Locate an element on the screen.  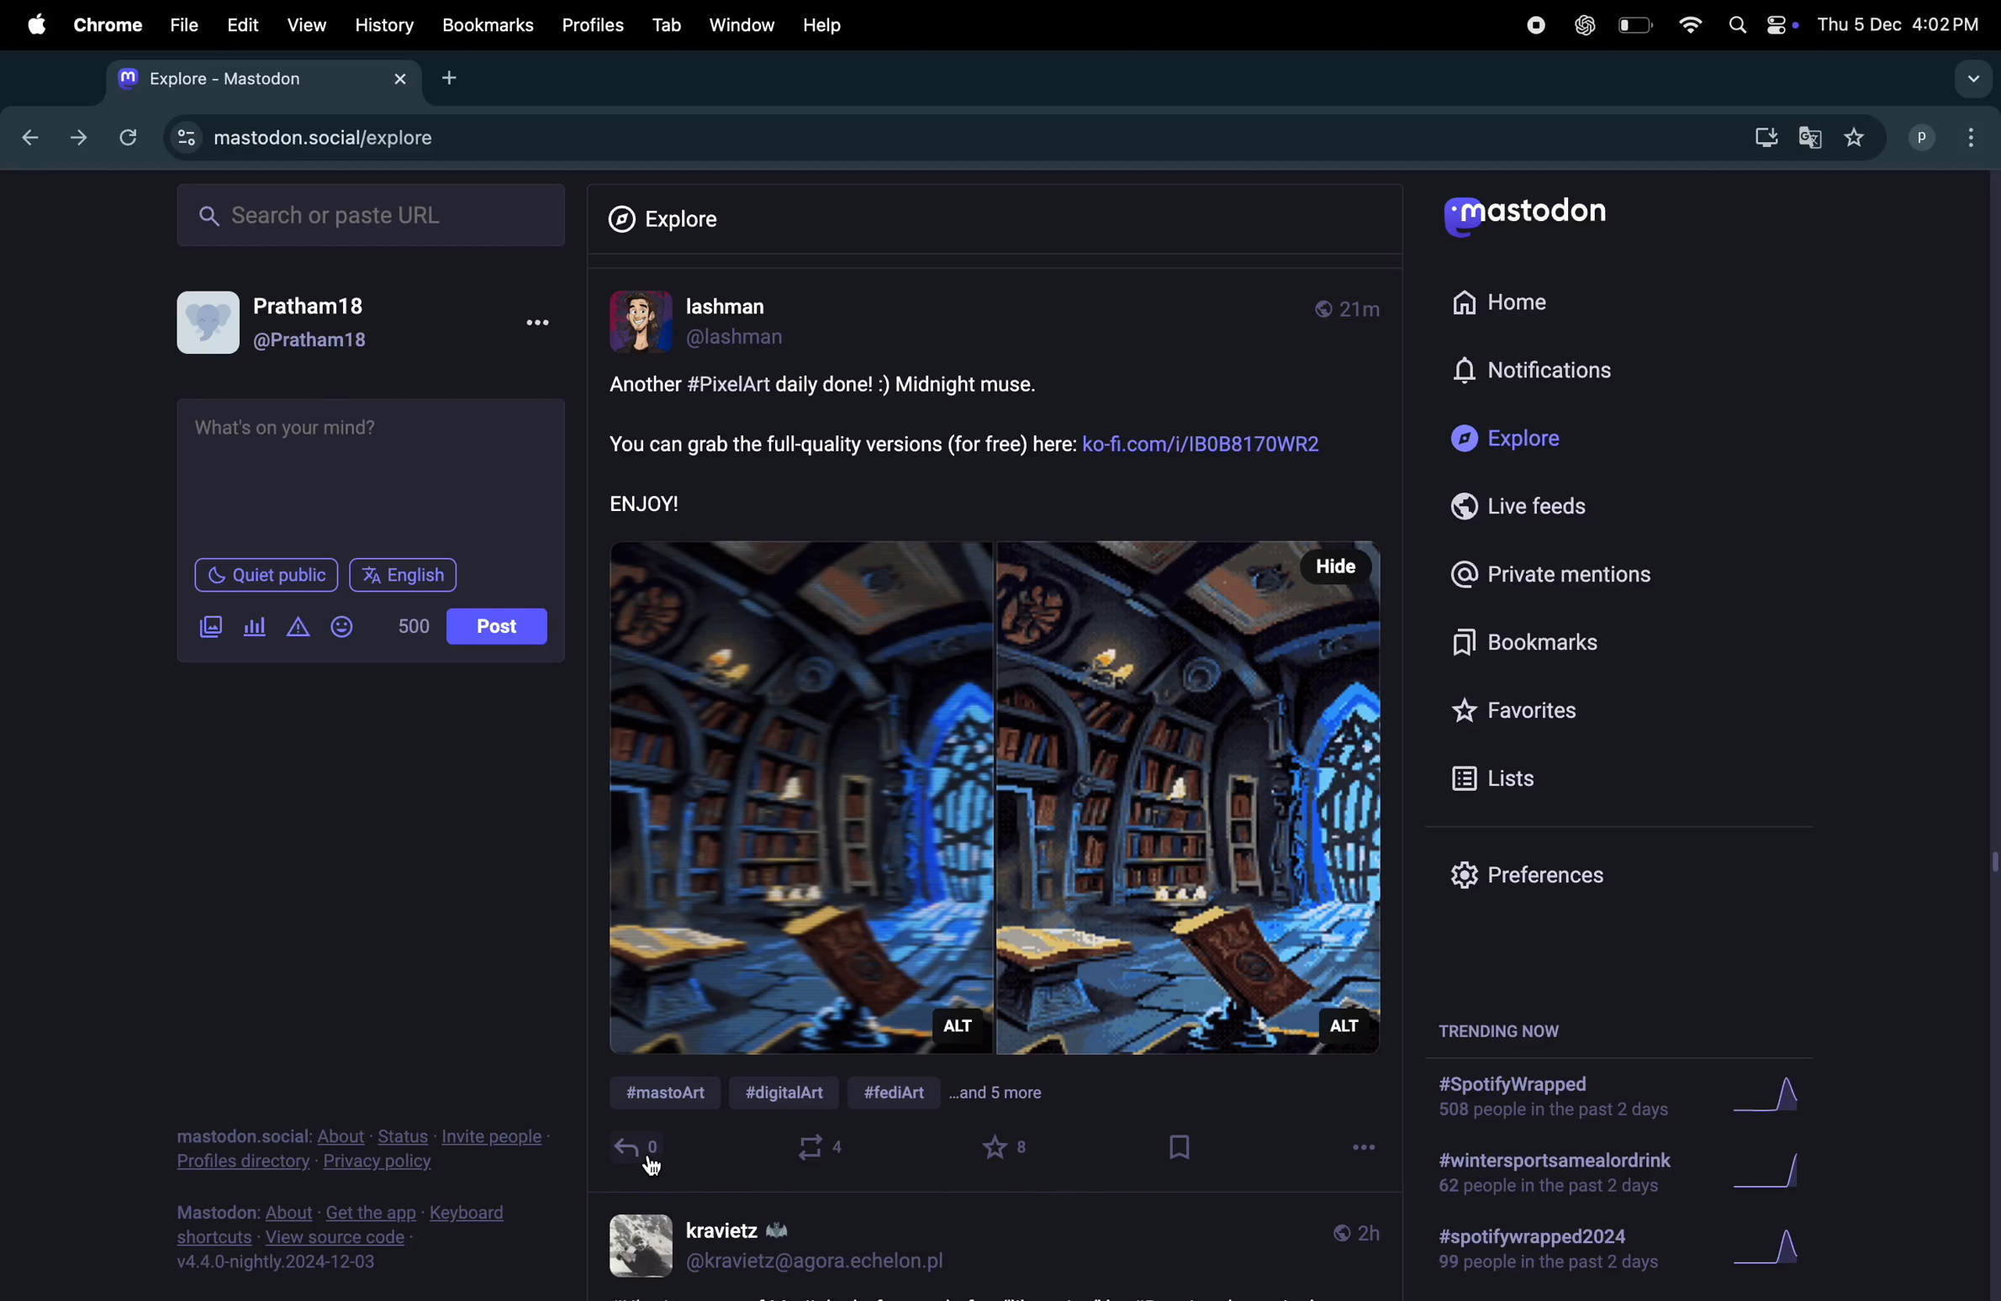
help is located at coordinates (827, 24).